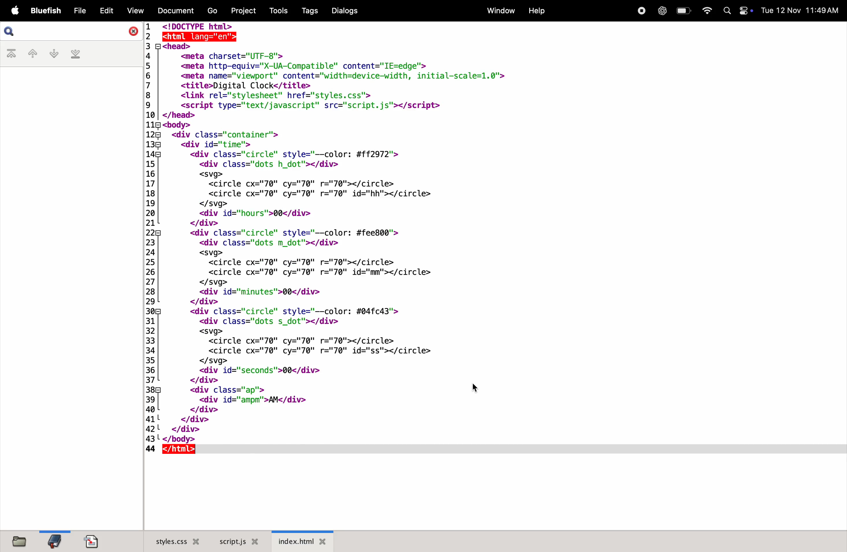 The width and height of the screenshot is (847, 552). What do you see at coordinates (660, 11) in the screenshot?
I see `chatgpt` at bounding box center [660, 11].